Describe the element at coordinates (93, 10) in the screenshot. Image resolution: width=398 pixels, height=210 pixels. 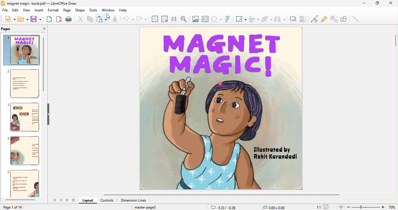
I see `tools` at that location.